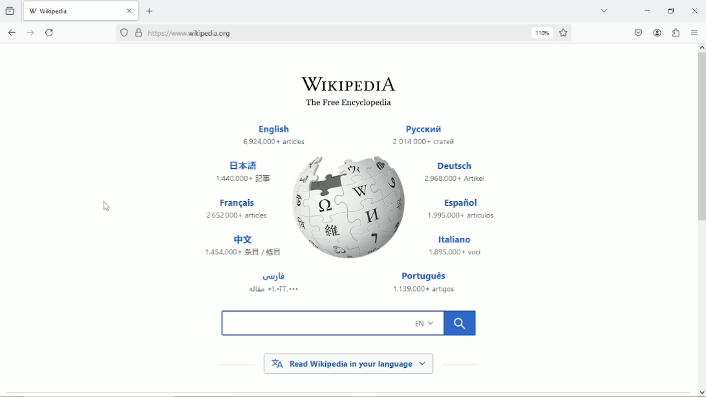  Describe the element at coordinates (603, 11) in the screenshot. I see `List all tabs` at that location.